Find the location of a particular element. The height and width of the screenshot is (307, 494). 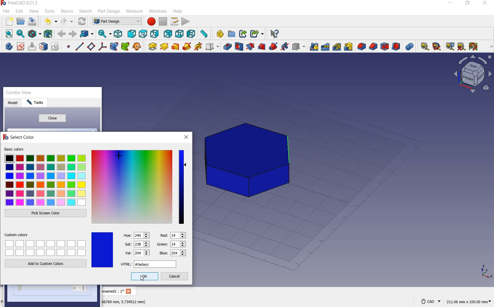

bounding box is located at coordinates (48, 34).